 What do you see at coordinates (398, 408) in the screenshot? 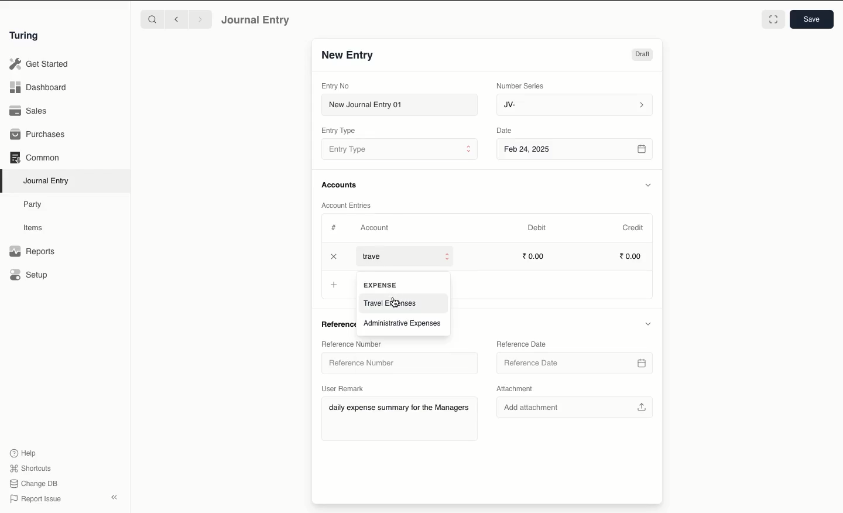
I see `daily expense summary for the Managers` at bounding box center [398, 408].